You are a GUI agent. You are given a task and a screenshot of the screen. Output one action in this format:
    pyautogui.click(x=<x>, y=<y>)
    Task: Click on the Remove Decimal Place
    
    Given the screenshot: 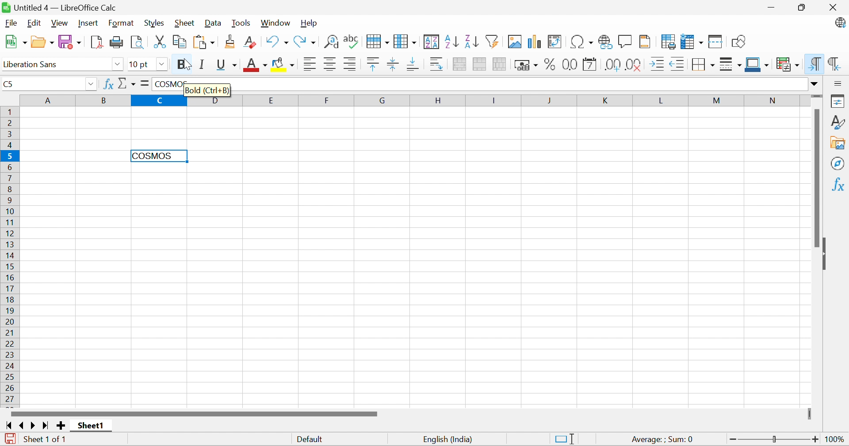 What is the action you would take?
    pyautogui.click(x=634, y=64)
    